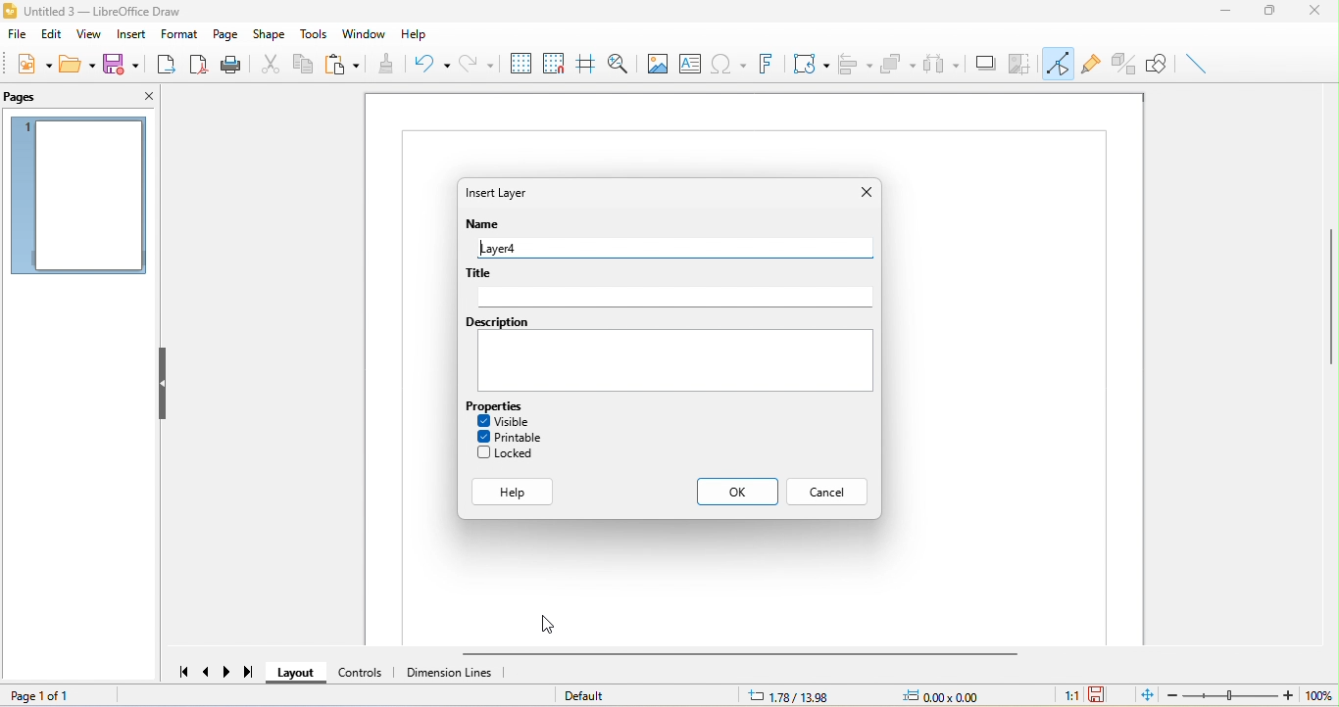 Image resolution: width=1339 pixels, height=707 pixels. I want to click on Insert layer, so click(498, 194).